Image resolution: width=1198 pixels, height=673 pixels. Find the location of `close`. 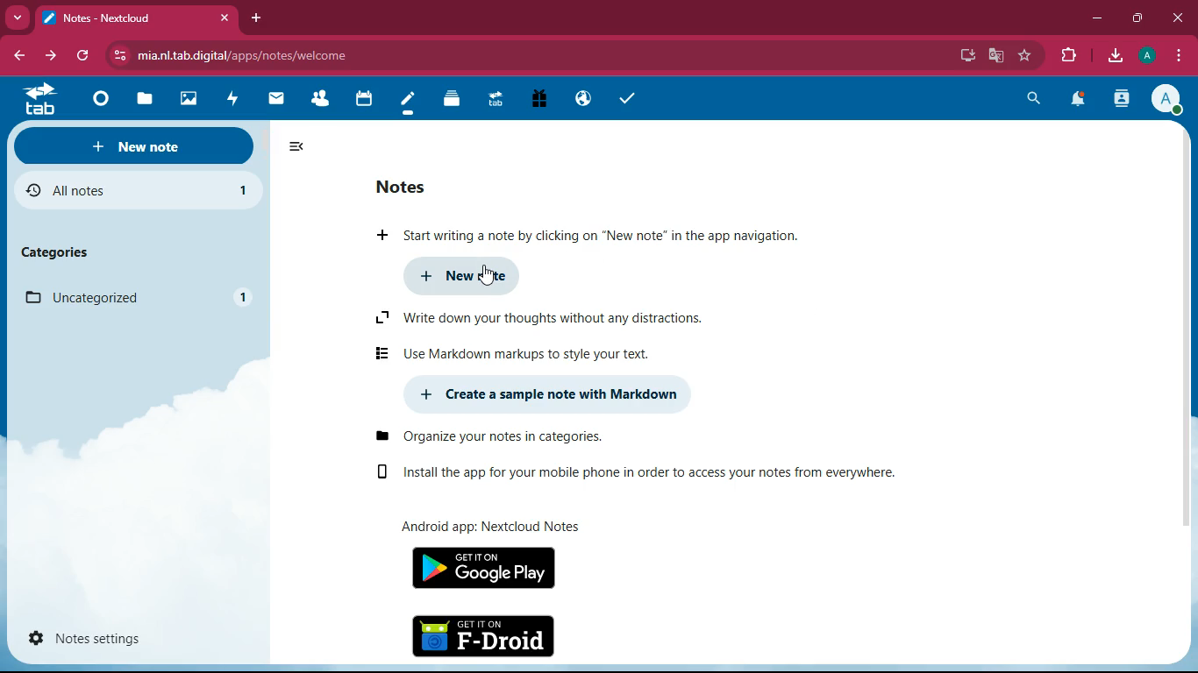

close is located at coordinates (1176, 18).